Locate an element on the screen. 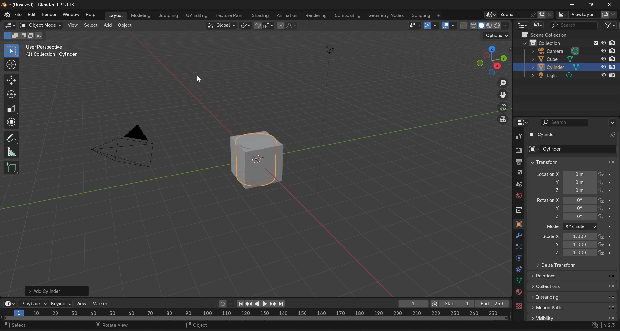 This screenshot has width=620, height=331. transform is located at coordinates (569, 162).